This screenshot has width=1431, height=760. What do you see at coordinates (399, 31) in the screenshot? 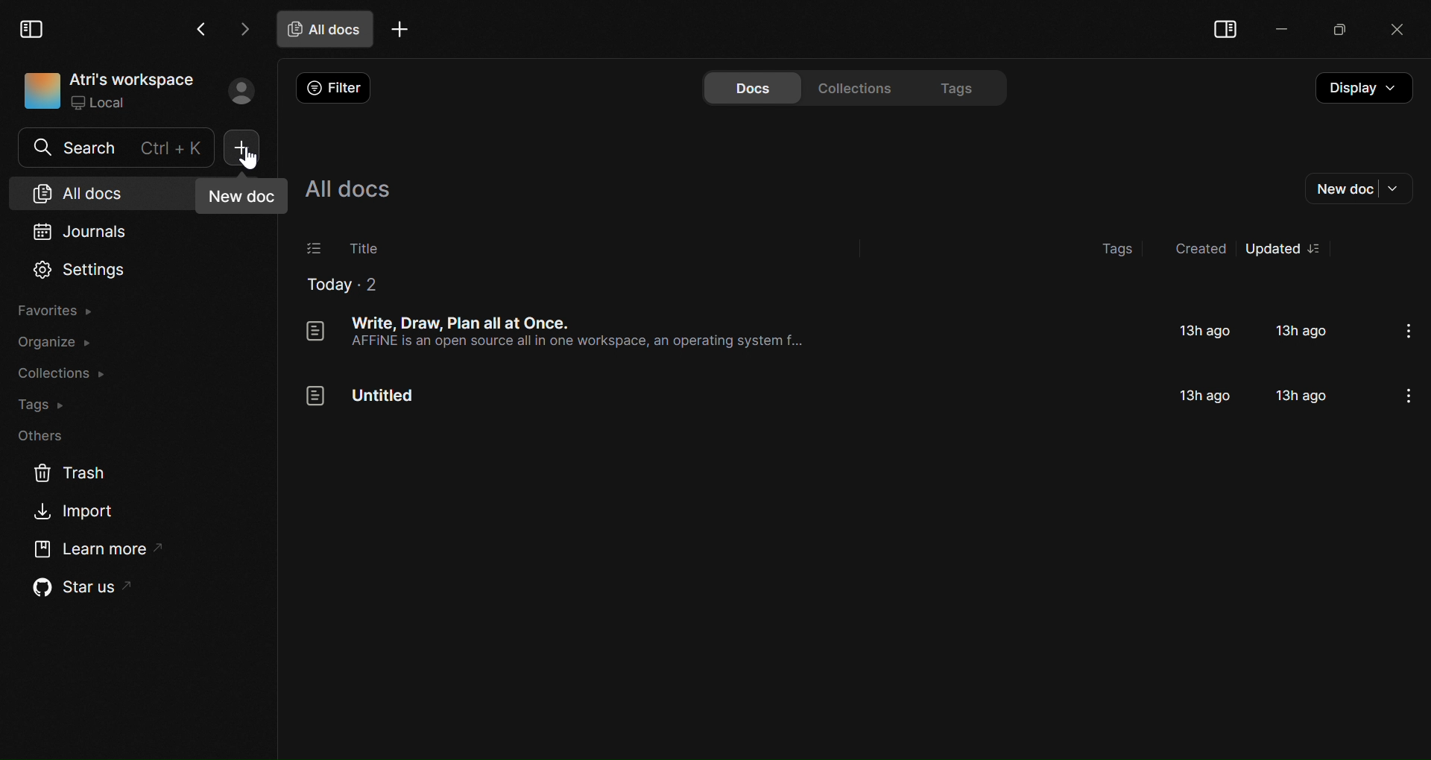
I see `Add tab` at bounding box center [399, 31].